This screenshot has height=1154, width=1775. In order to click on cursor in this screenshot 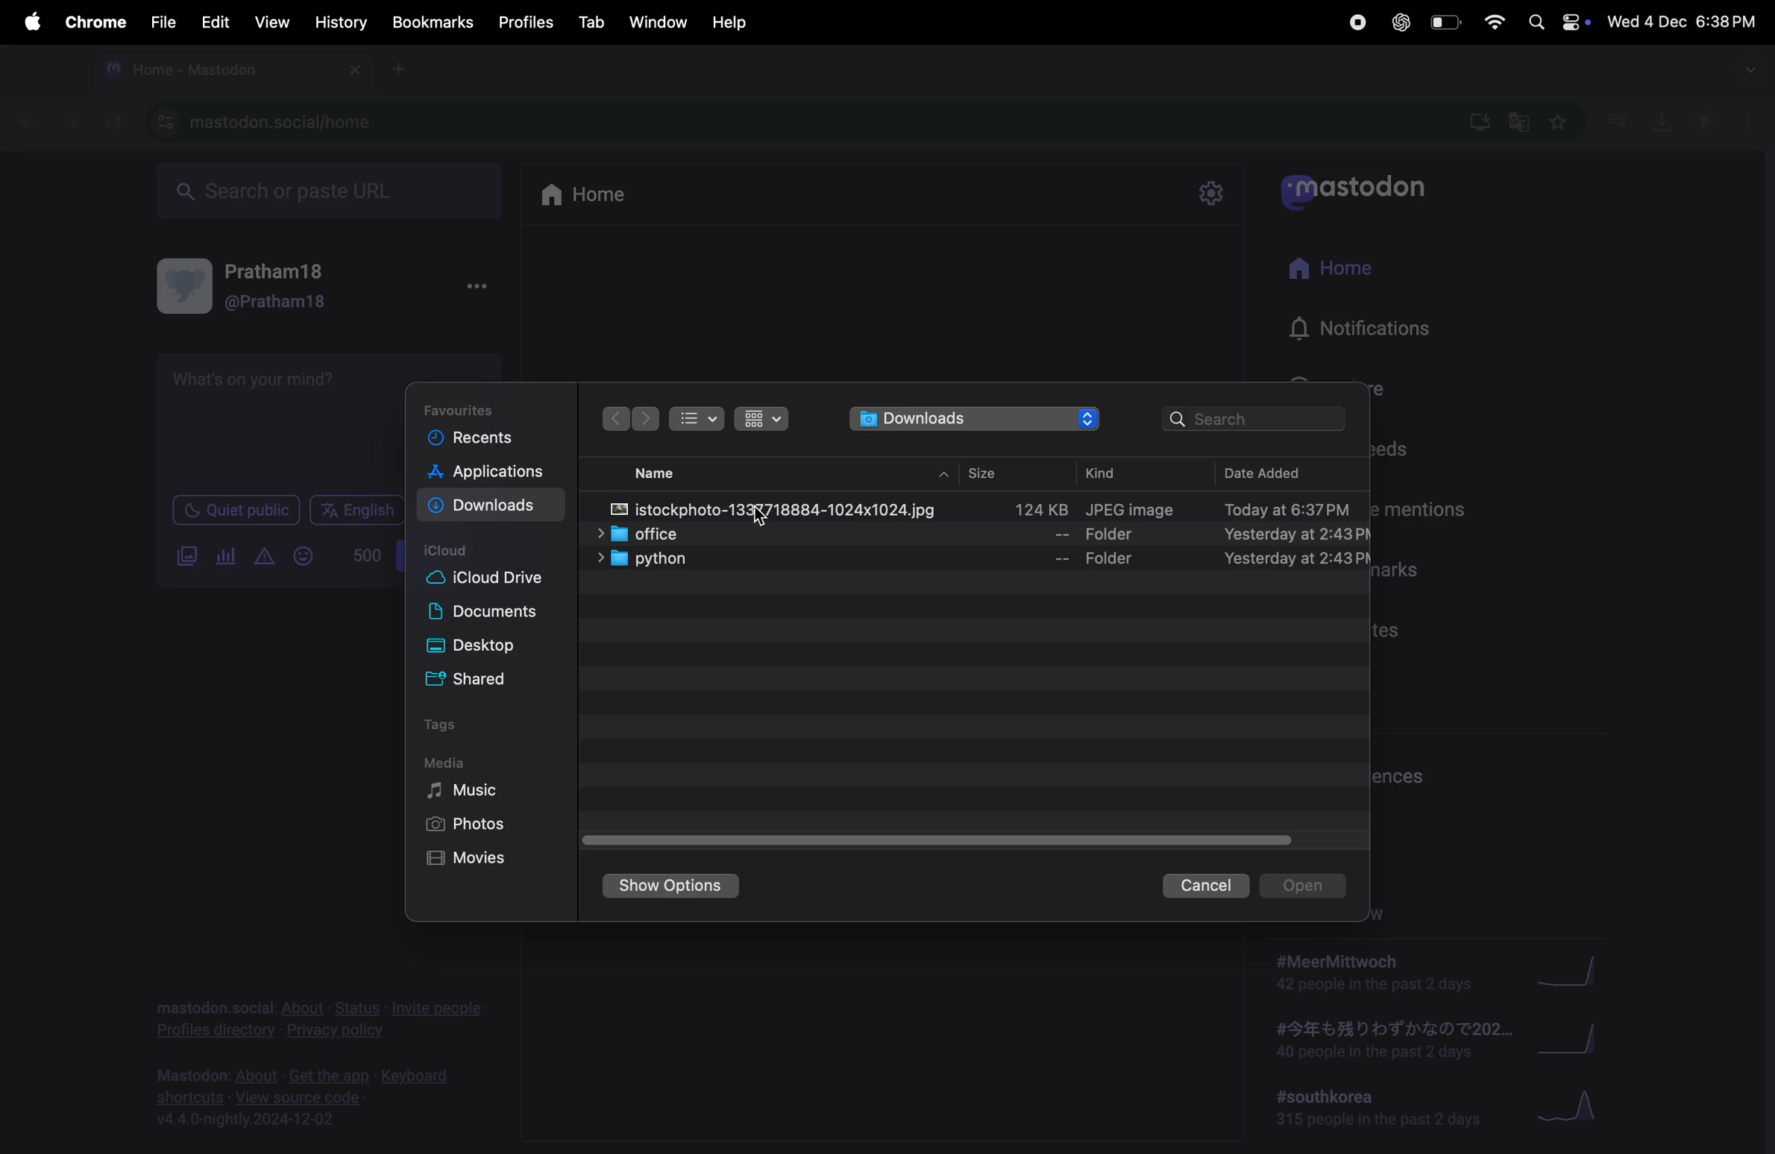, I will do `click(764, 521)`.